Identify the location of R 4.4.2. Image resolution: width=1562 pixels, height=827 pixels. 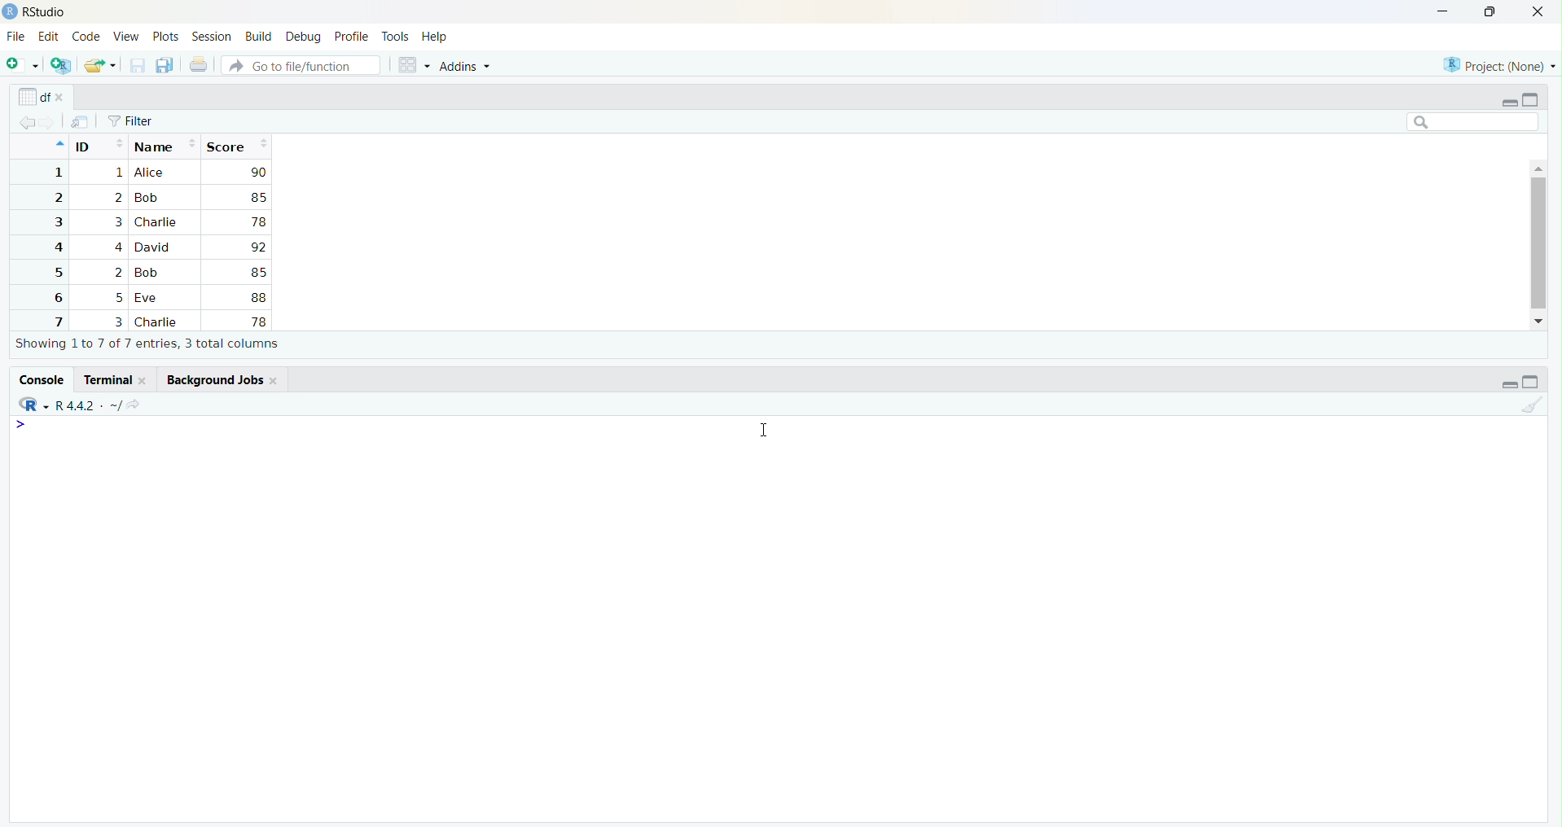
(76, 406).